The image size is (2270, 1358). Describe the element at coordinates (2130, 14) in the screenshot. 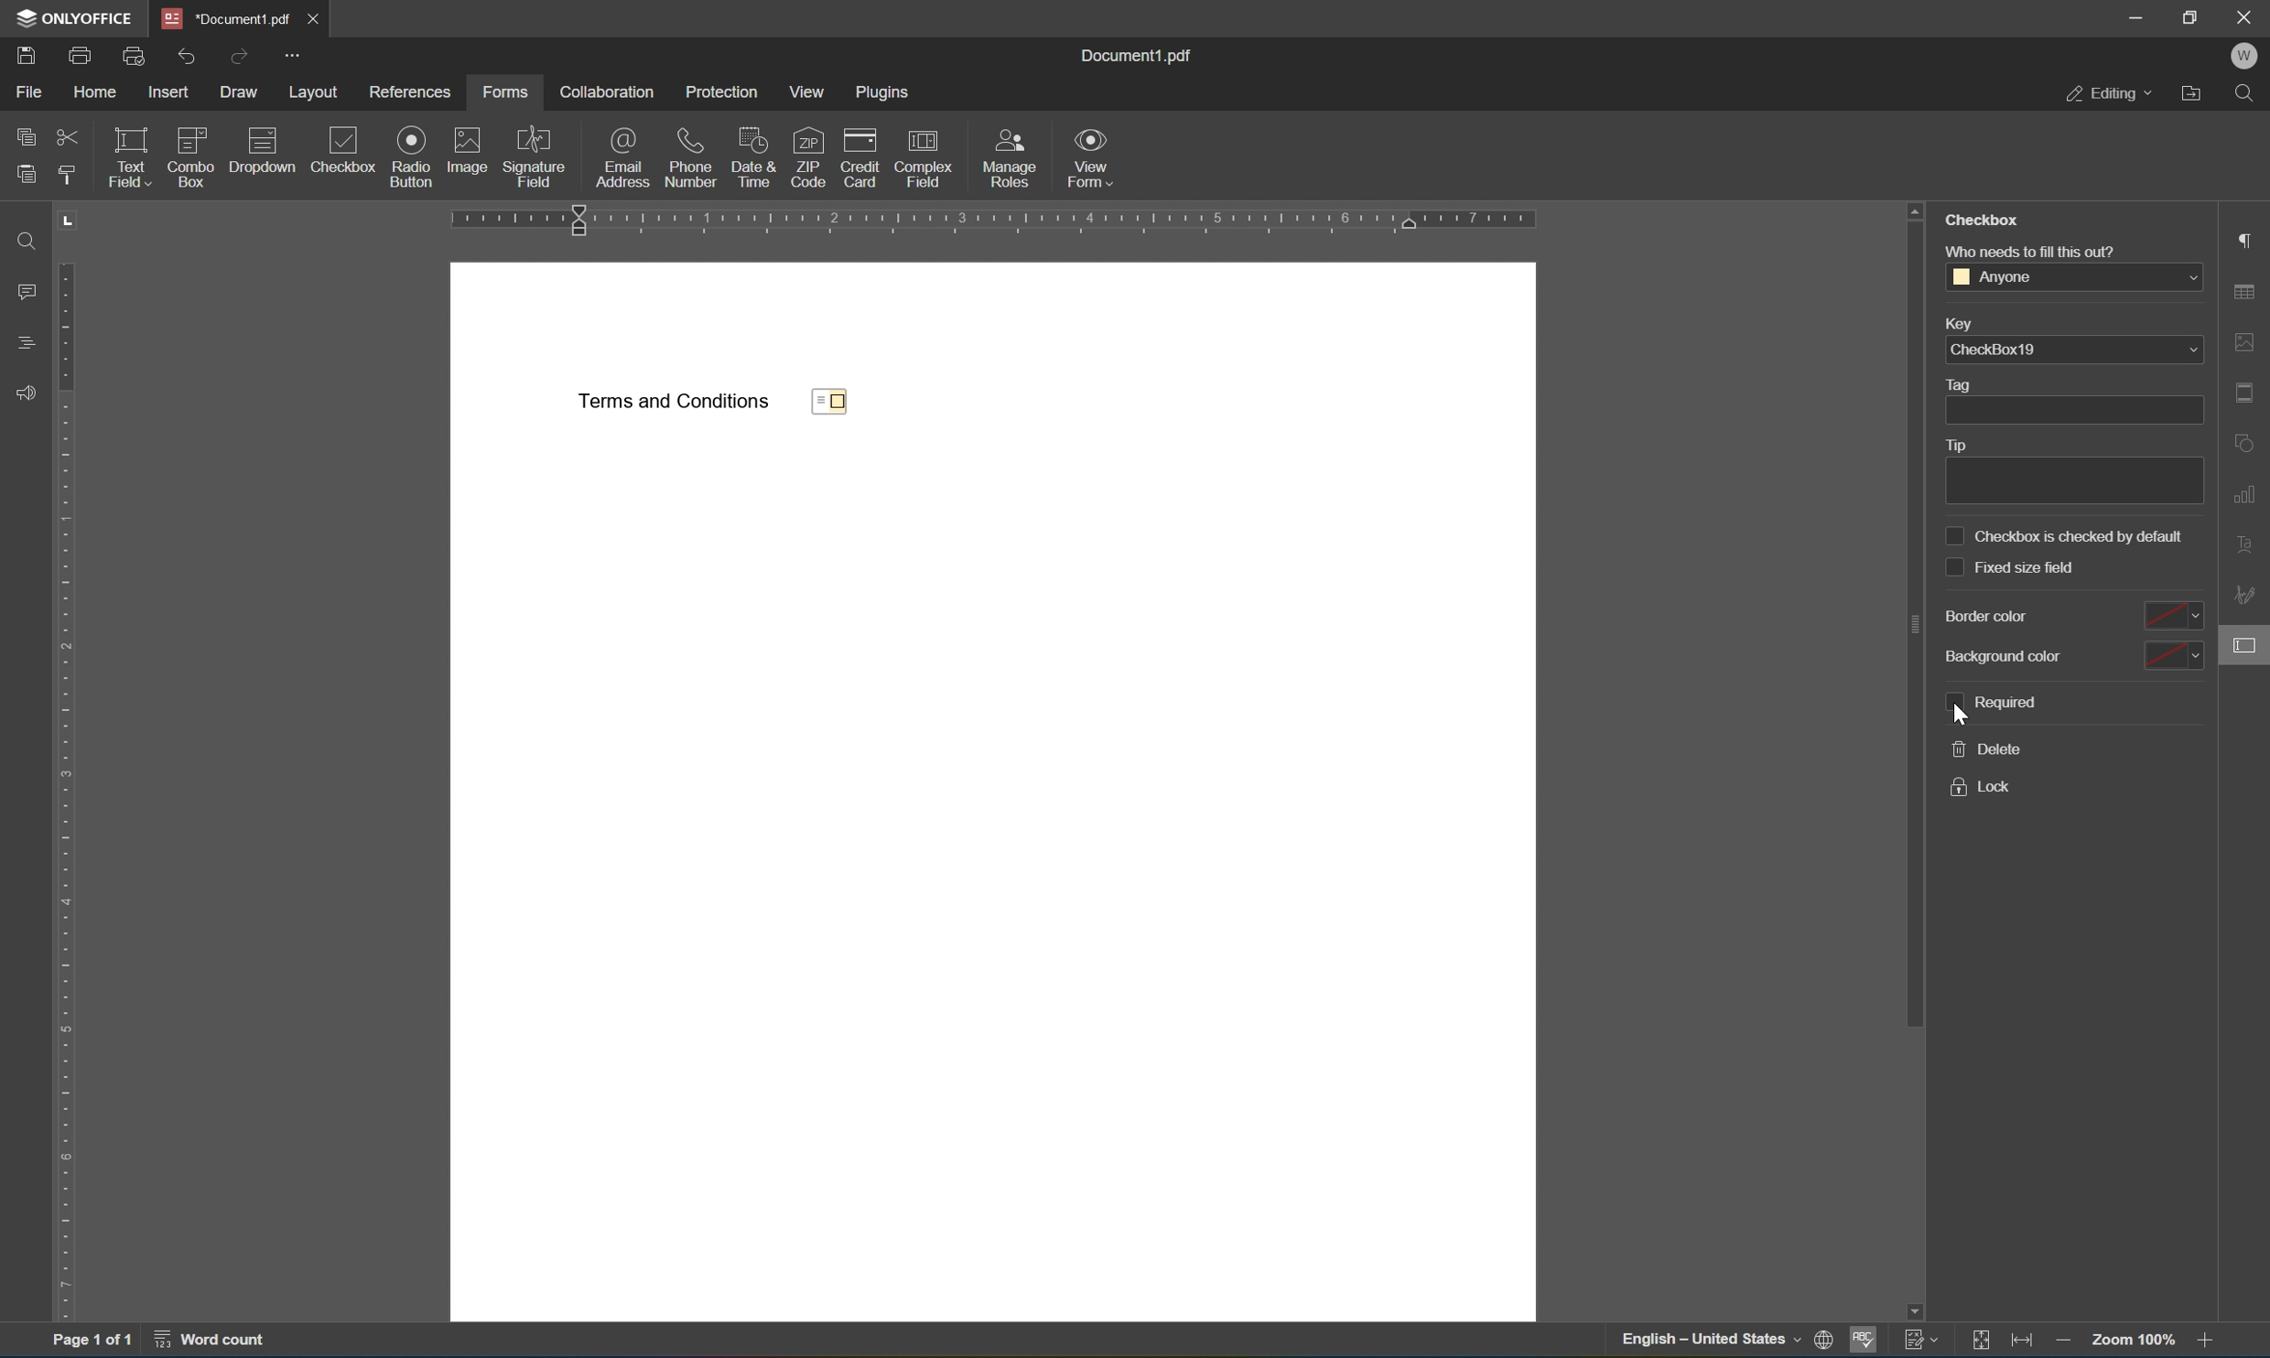

I see `minimize` at that location.